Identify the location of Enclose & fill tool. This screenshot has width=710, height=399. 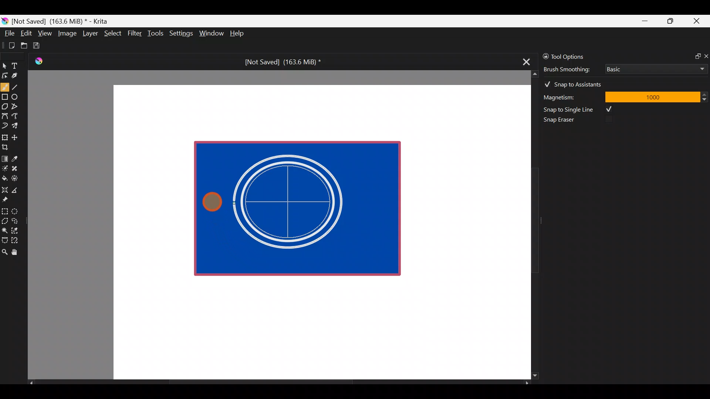
(16, 177).